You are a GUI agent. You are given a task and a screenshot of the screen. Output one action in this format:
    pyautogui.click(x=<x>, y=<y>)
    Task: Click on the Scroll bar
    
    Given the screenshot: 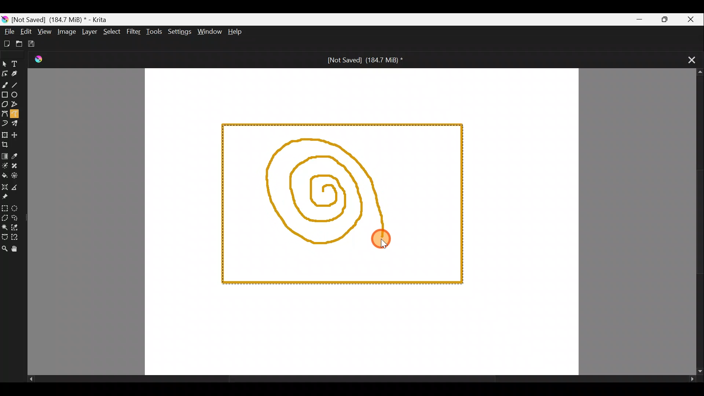 What is the action you would take?
    pyautogui.click(x=693, y=222)
    